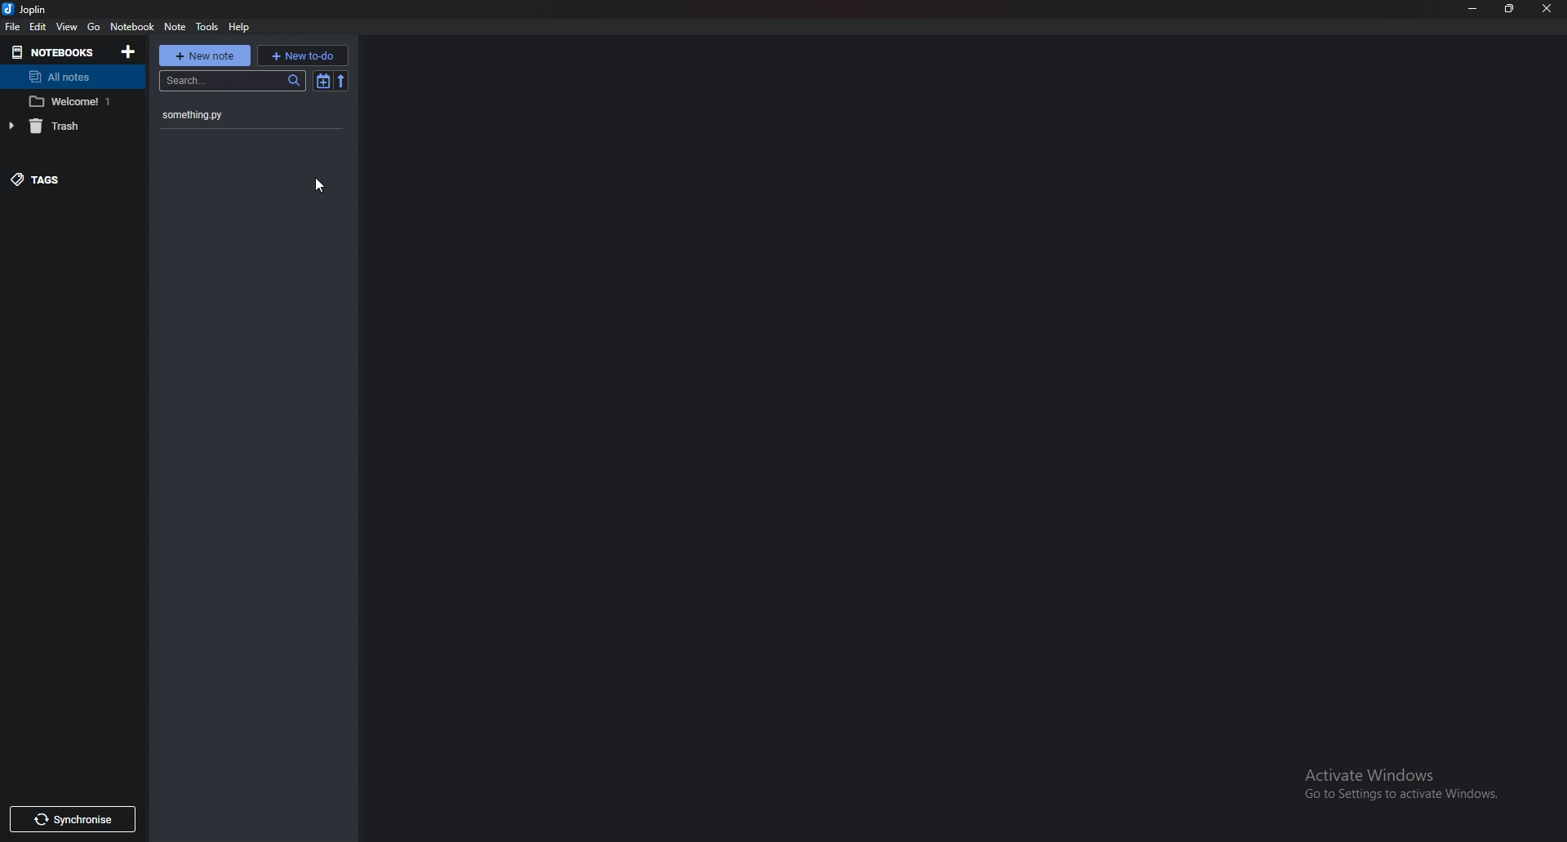  What do you see at coordinates (342, 82) in the screenshot?
I see `reverse short order` at bounding box center [342, 82].